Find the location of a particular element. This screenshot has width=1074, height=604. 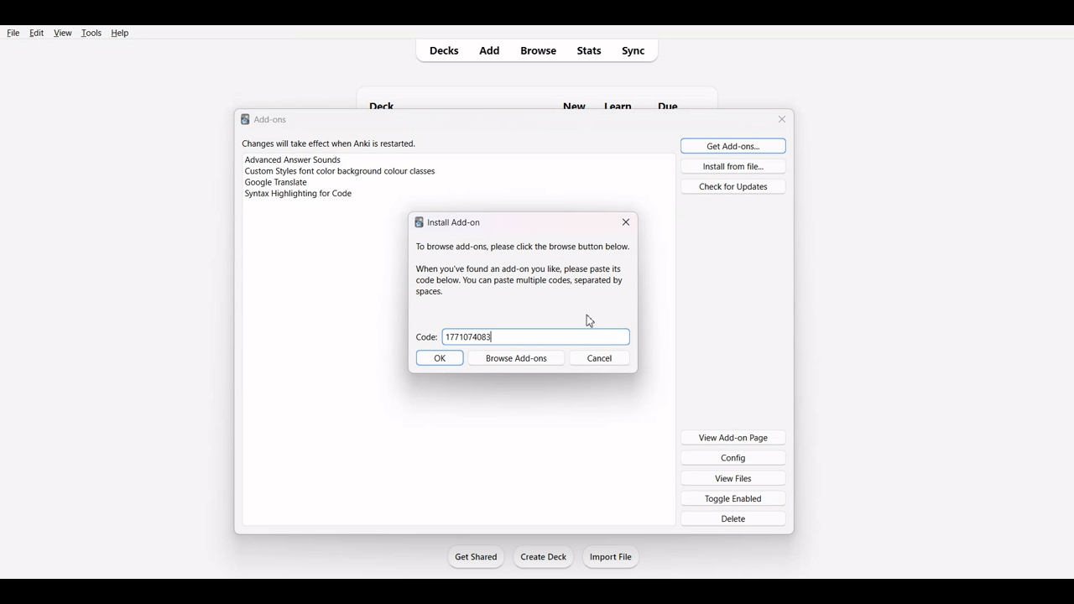

Text 1 is located at coordinates (265, 118).